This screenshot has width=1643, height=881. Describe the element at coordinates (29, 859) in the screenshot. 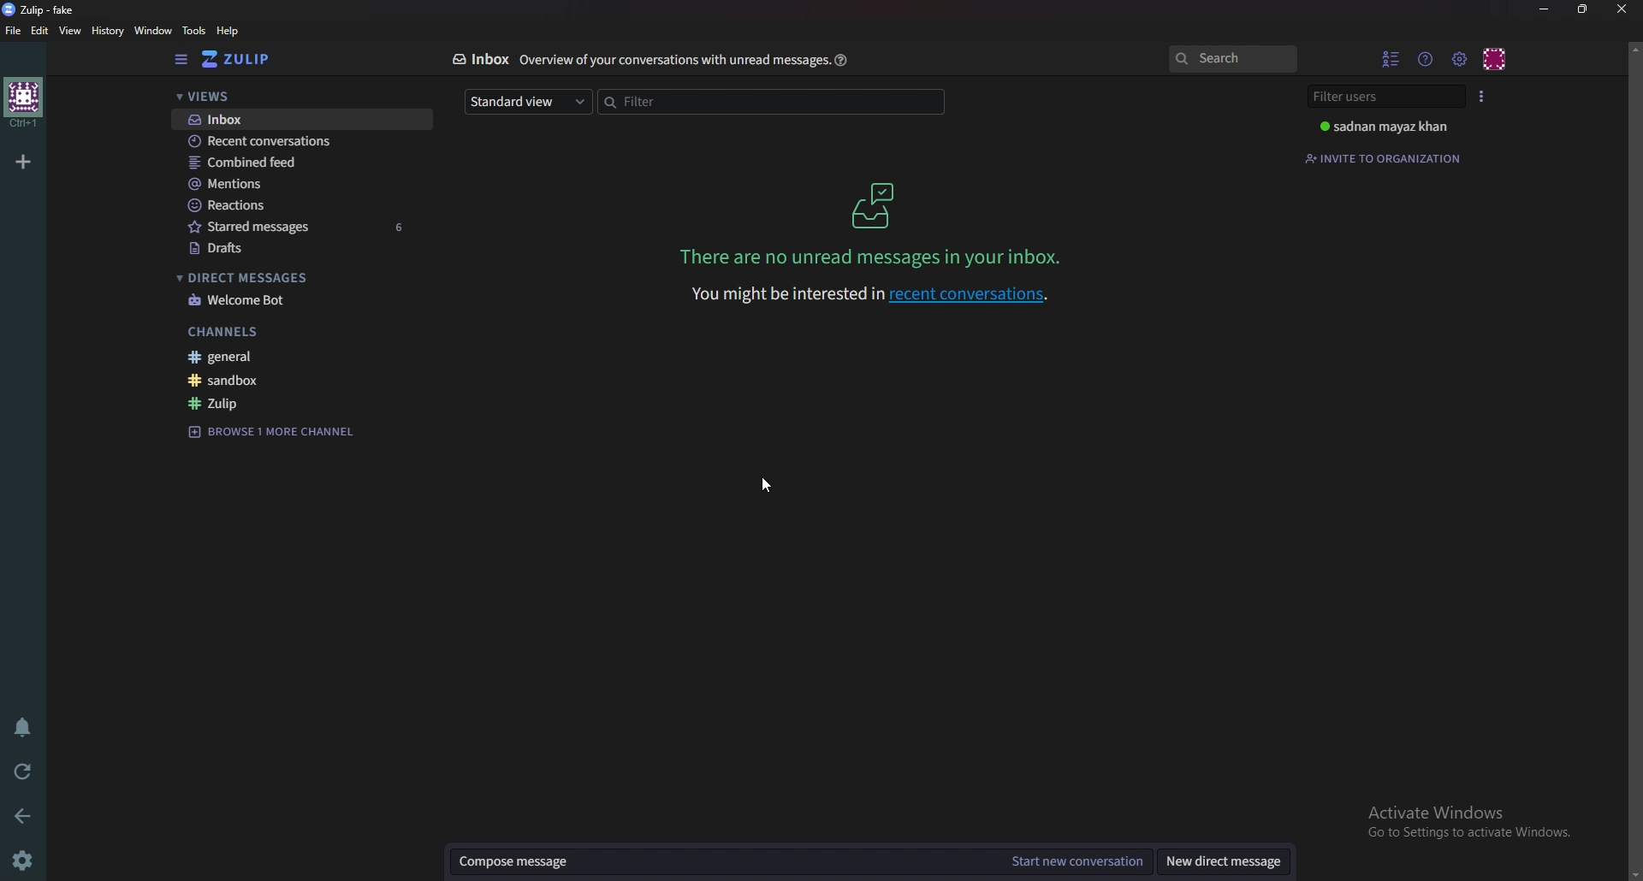

I see `settings` at that location.